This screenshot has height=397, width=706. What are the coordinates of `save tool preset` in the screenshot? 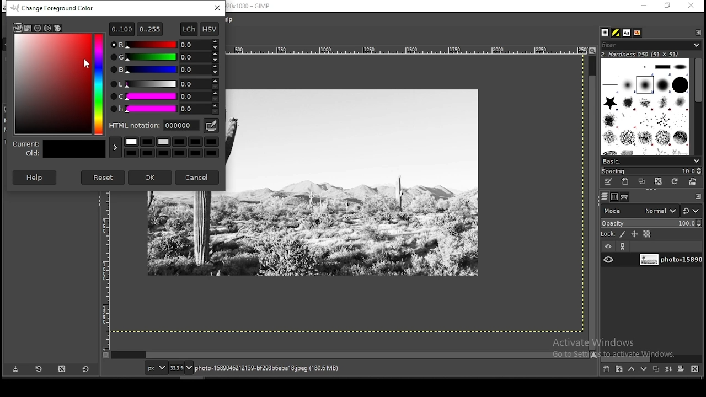 It's located at (14, 369).